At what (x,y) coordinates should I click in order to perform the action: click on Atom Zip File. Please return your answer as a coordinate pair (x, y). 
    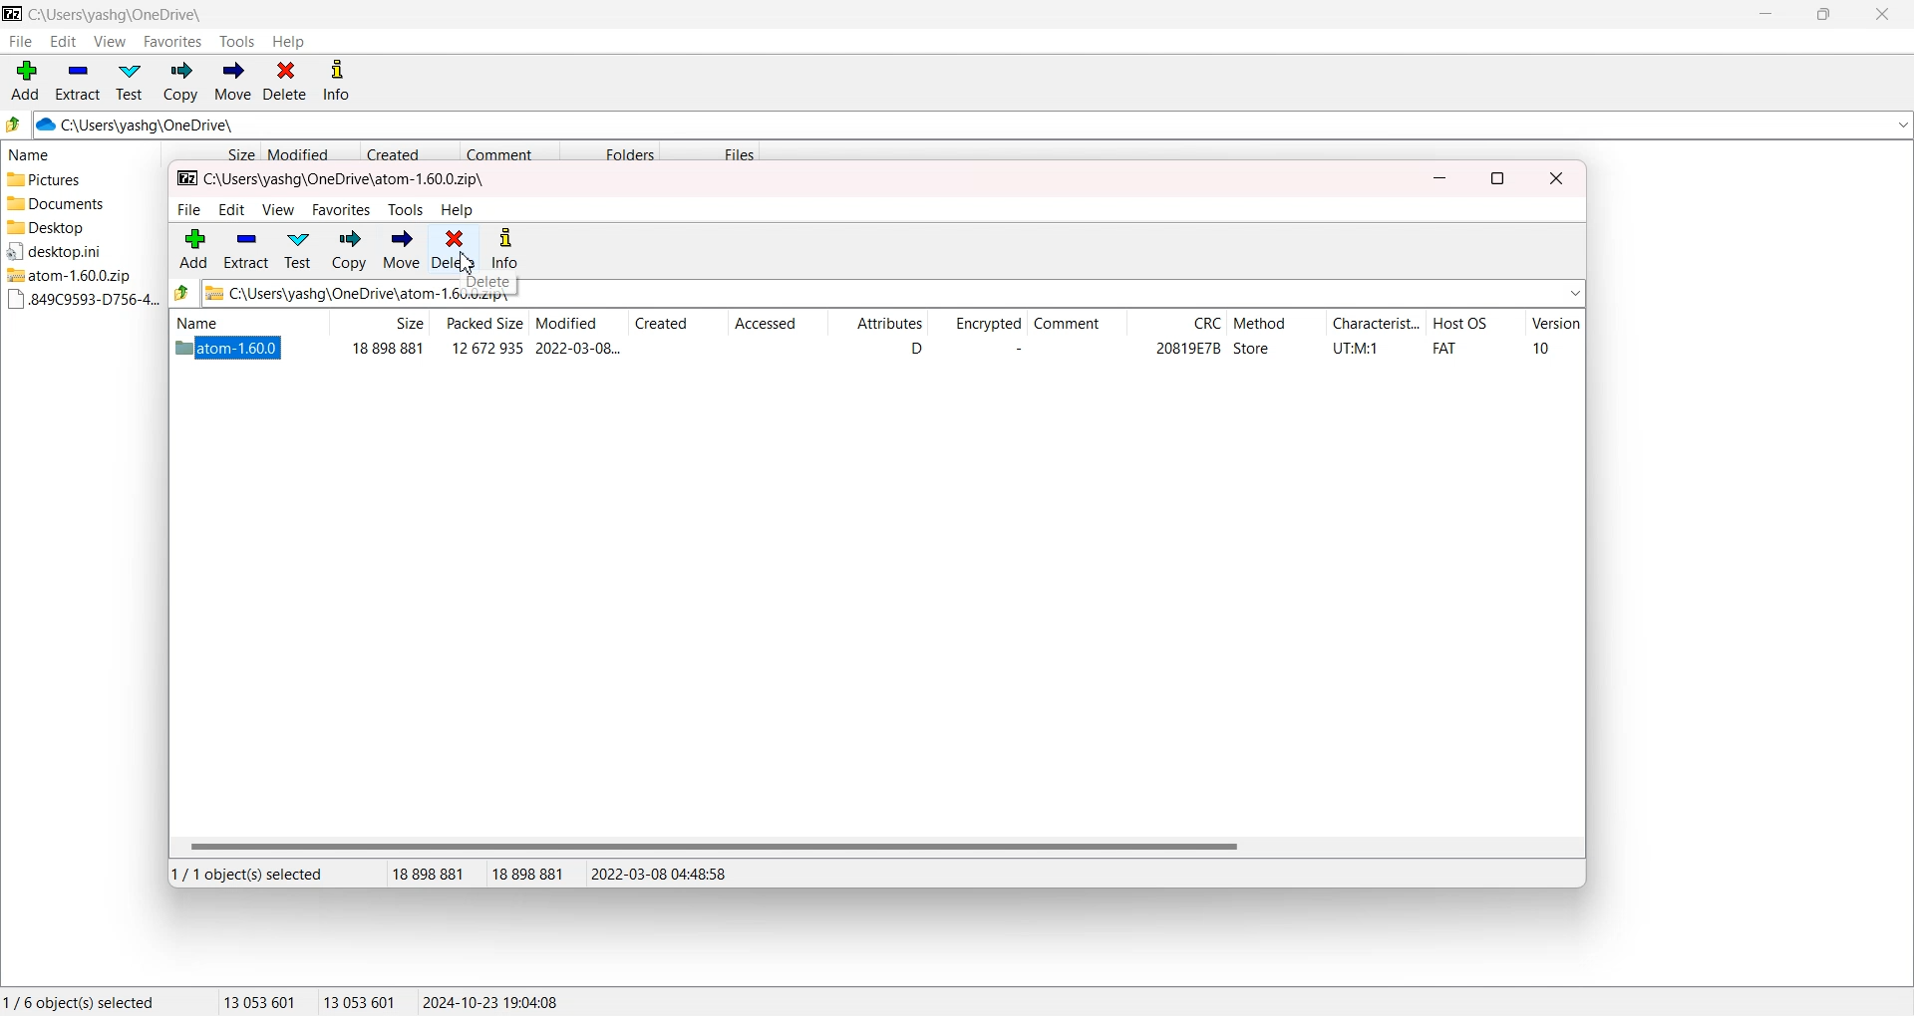
    Looking at the image, I should click on (76, 275).